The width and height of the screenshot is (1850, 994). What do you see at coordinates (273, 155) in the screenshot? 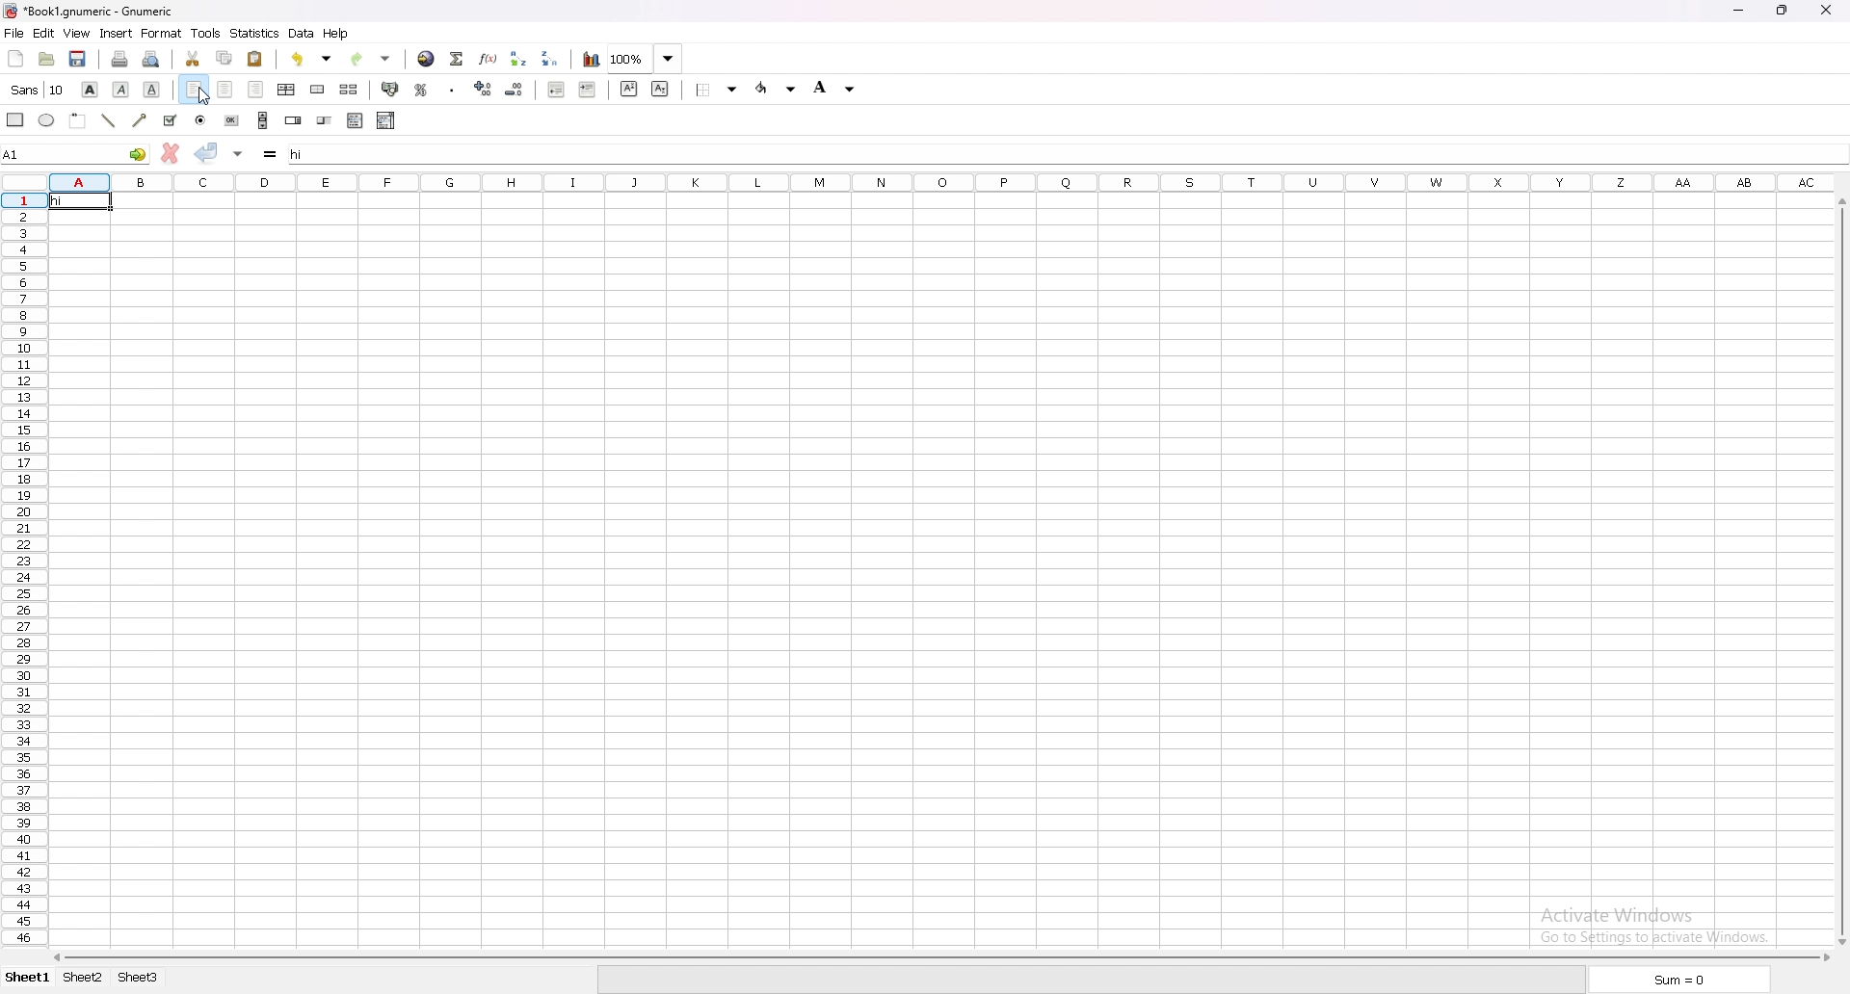
I see `formula` at bounding box center [273, 155].